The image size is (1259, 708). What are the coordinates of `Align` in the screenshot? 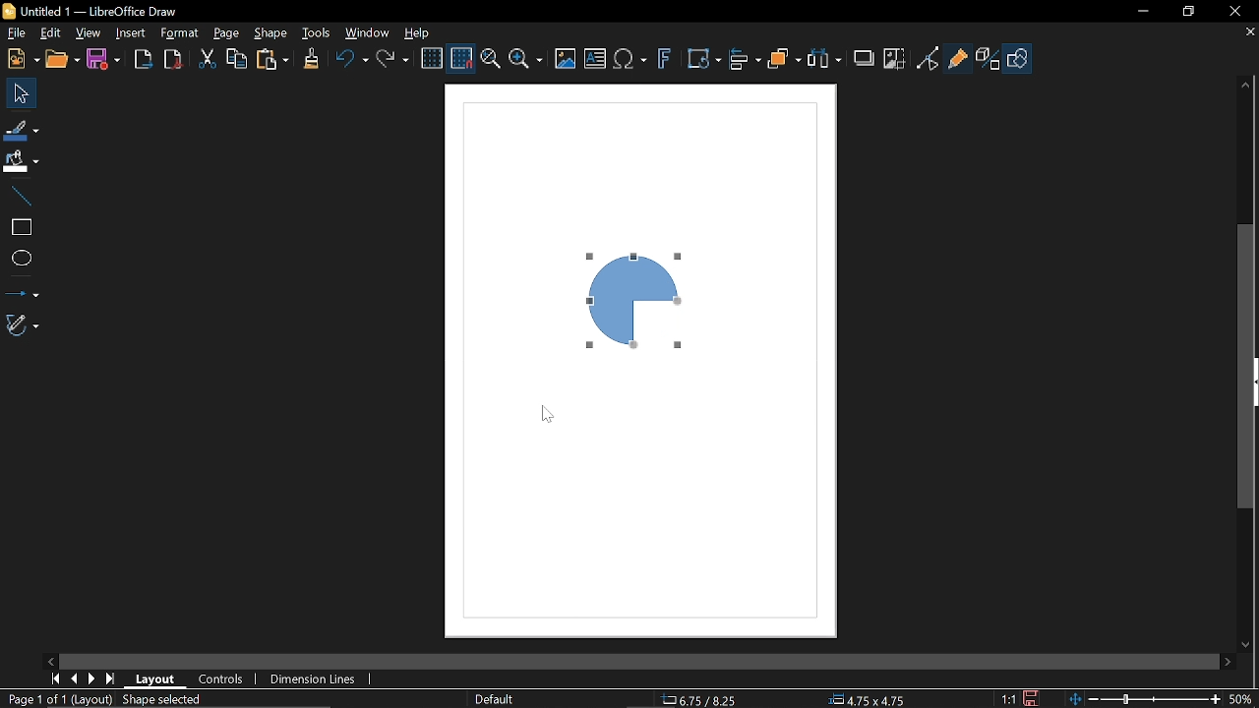 It's located at (745, 60).